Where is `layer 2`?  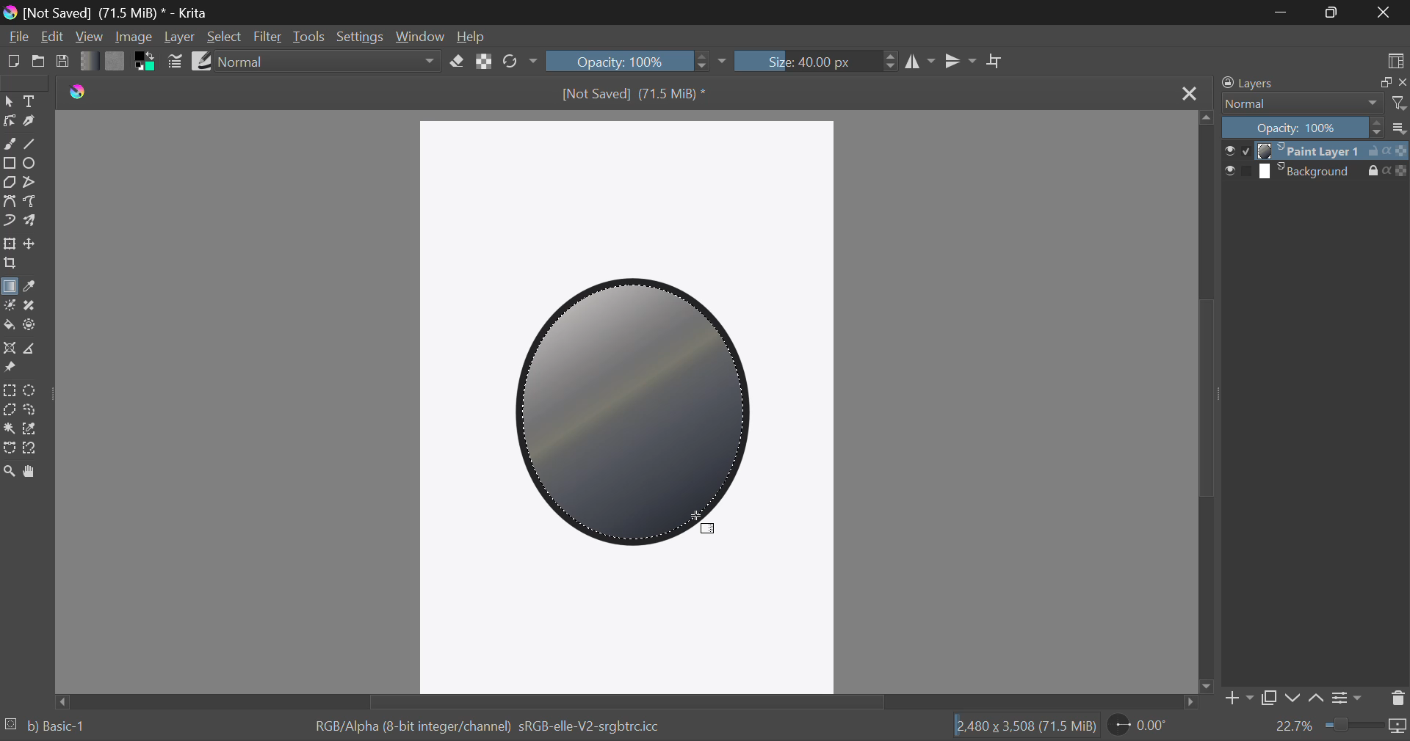 layer 2 is located at coordinates (1310, 172).